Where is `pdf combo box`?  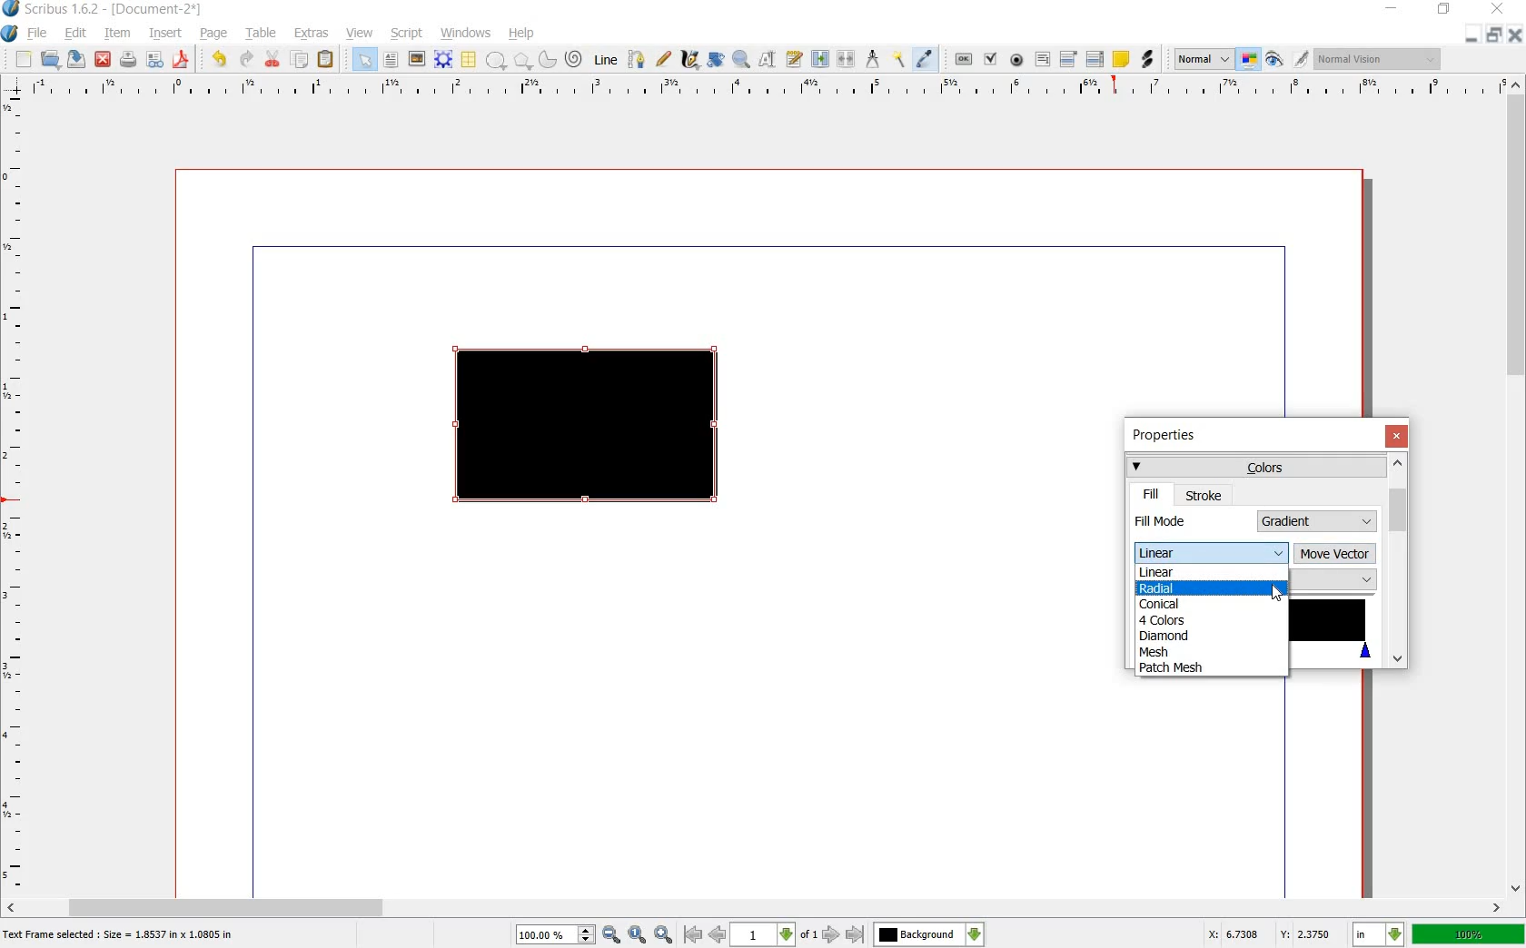 pdf combo box is located at coordinates (1069, 58).